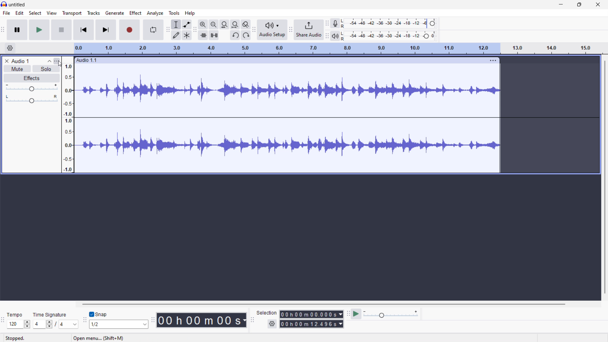 Image resolution: width=608 pixels, height=342 pixels. Describe the element at coordinates (214, 35) in the screenshot. I see `silence audio selection` at that location.